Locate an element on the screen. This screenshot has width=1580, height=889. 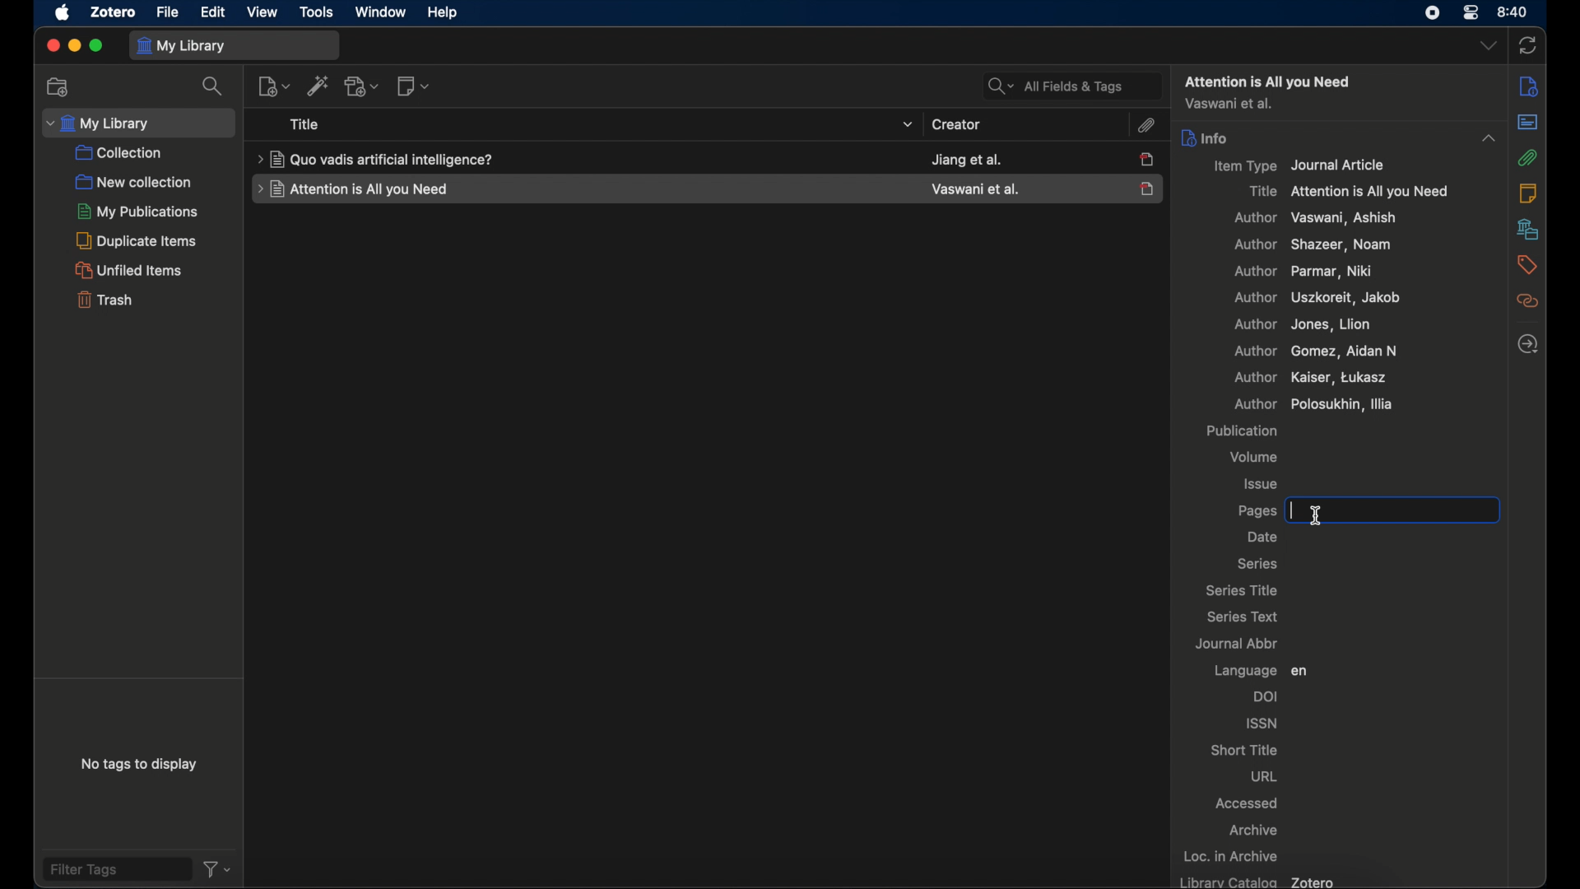
screen recorder is located at coordinates (1434, 12).